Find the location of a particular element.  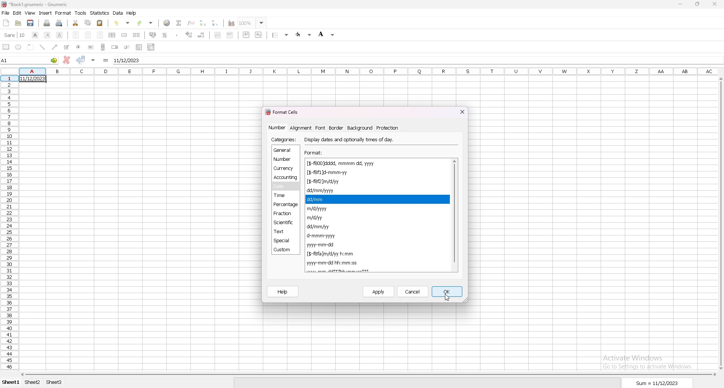

paste is located at coordinates (99, 23).